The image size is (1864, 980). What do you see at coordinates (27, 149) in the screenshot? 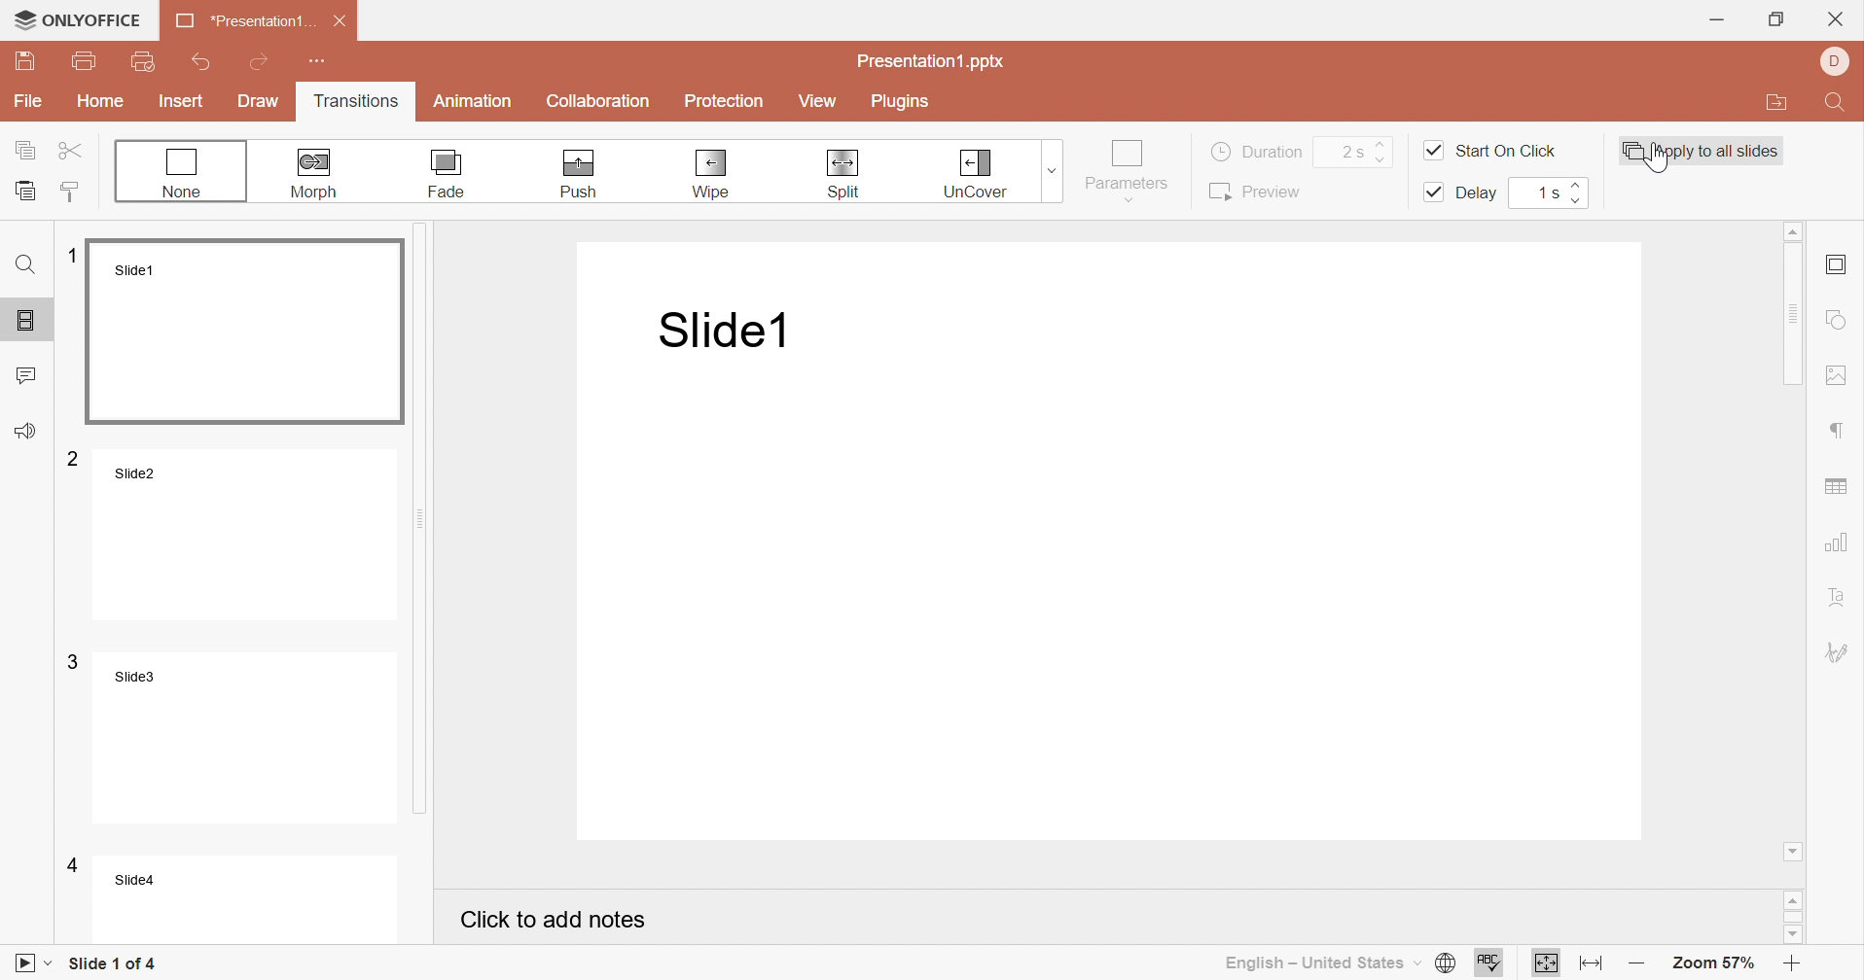
I see `Copy` at bounding box center [27, 149].